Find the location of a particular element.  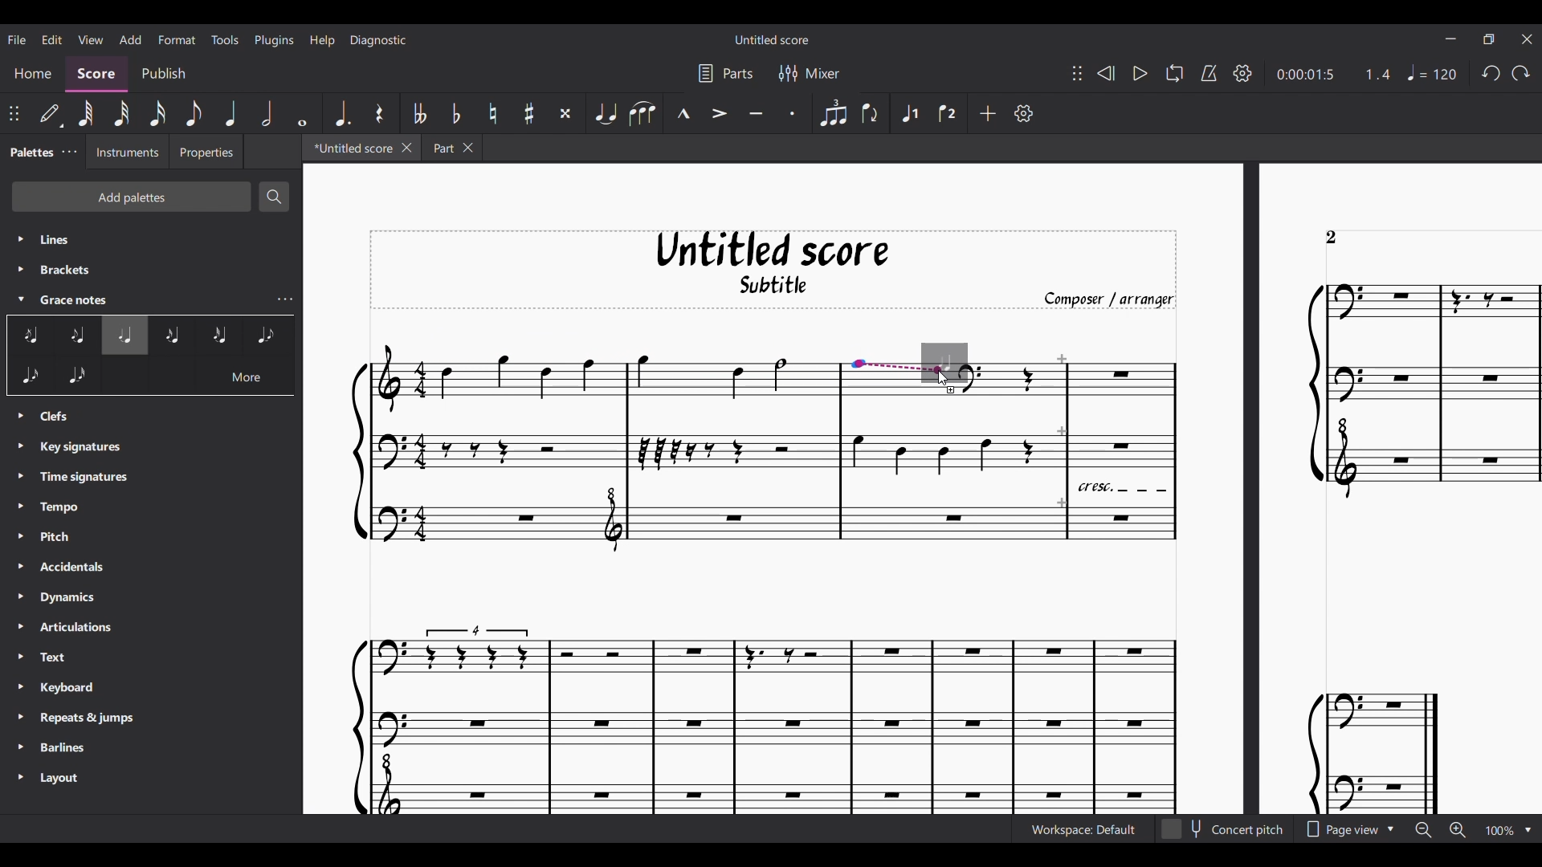

Show interface in a smaller tab is located at coordinates (1488, 39).